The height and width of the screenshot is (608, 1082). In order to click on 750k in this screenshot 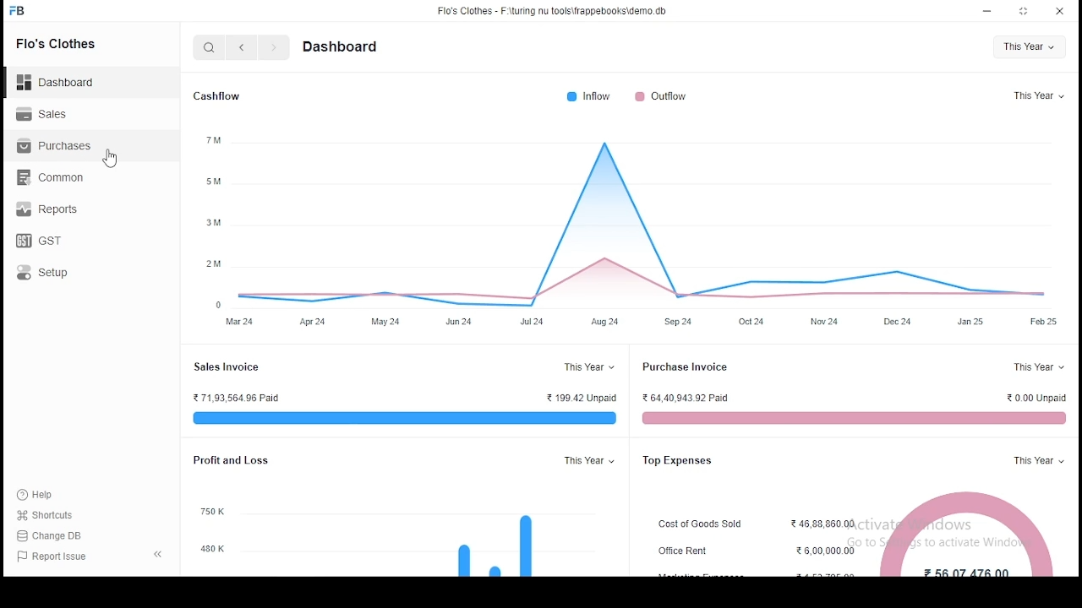, I will do `click(214, 513)`.